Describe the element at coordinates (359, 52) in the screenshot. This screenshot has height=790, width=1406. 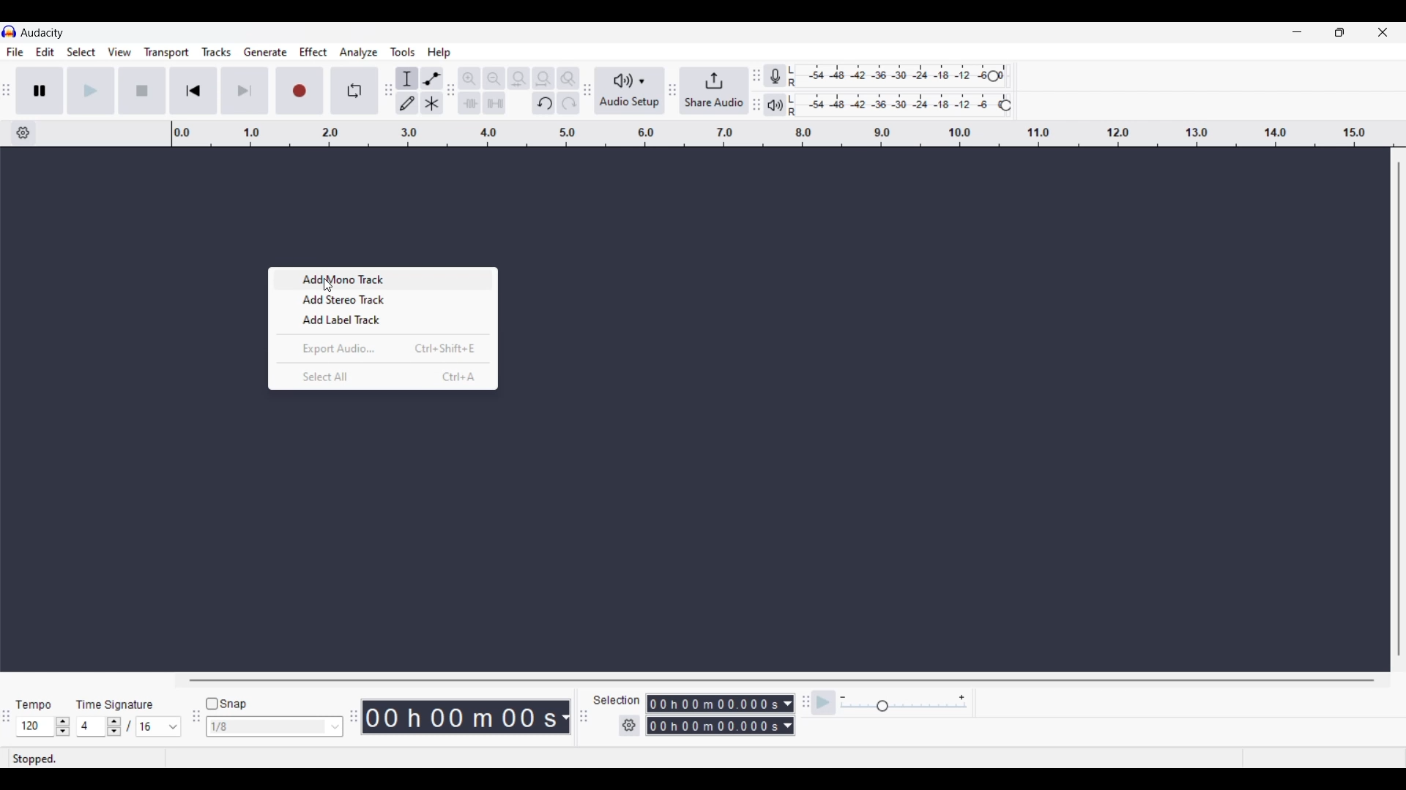
I see `Analyze menu` at that location.